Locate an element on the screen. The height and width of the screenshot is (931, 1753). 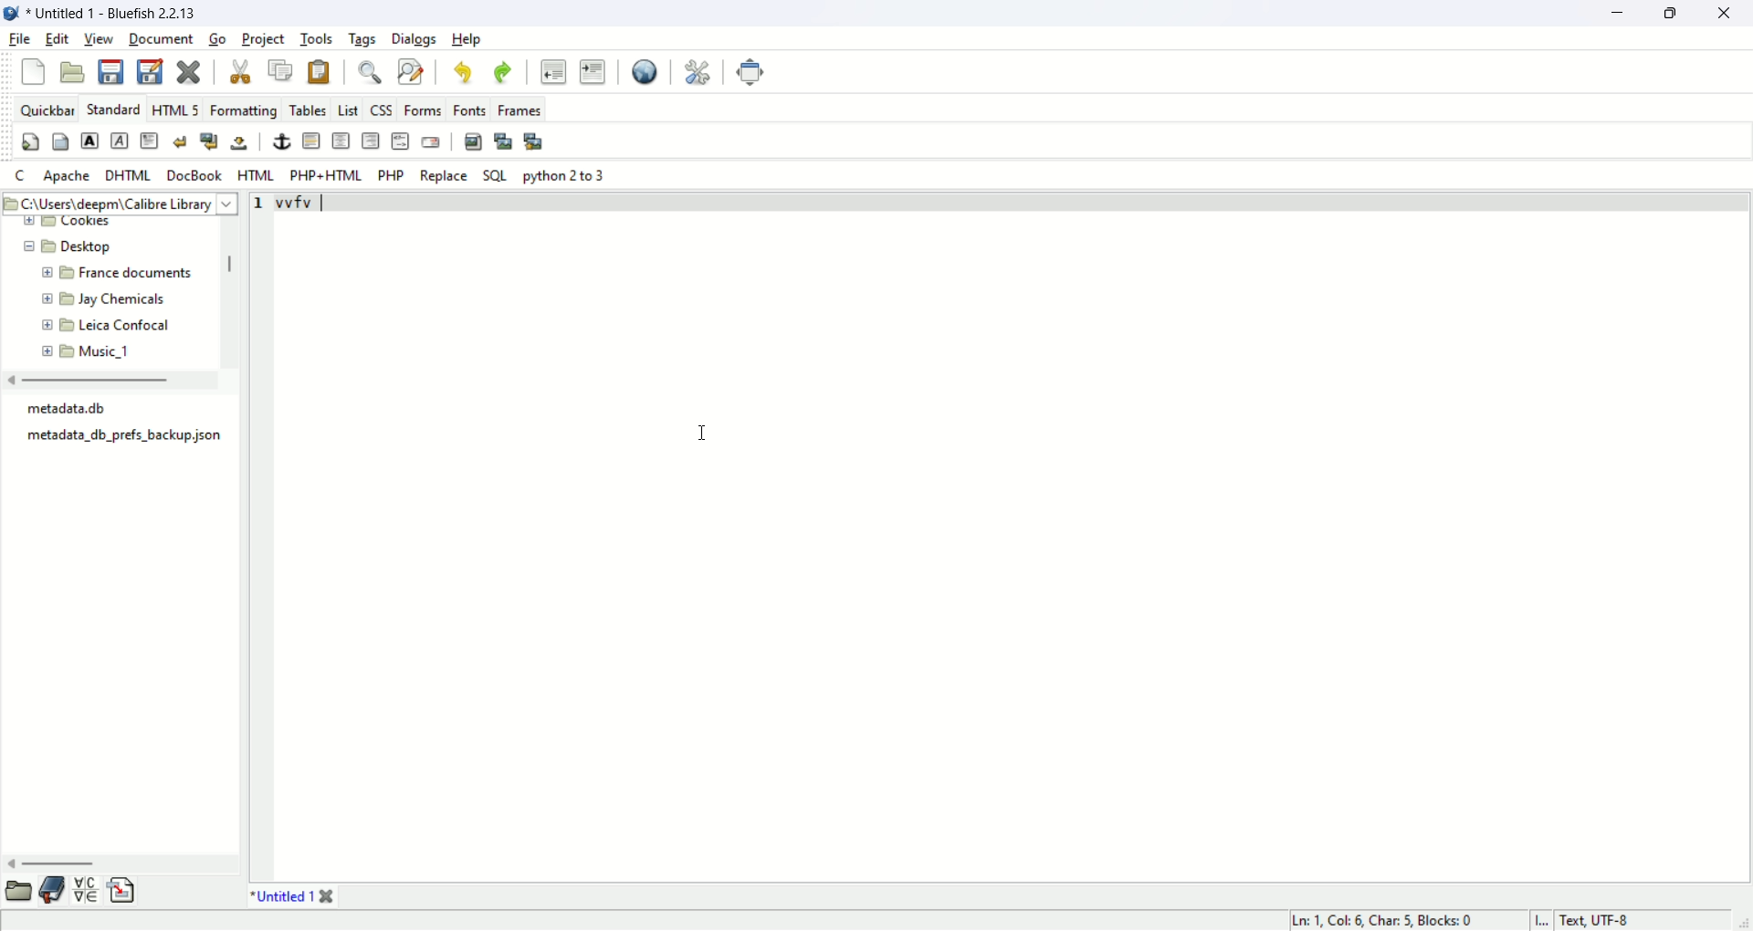
Untitled 1 is located at coordinates (283, 898).